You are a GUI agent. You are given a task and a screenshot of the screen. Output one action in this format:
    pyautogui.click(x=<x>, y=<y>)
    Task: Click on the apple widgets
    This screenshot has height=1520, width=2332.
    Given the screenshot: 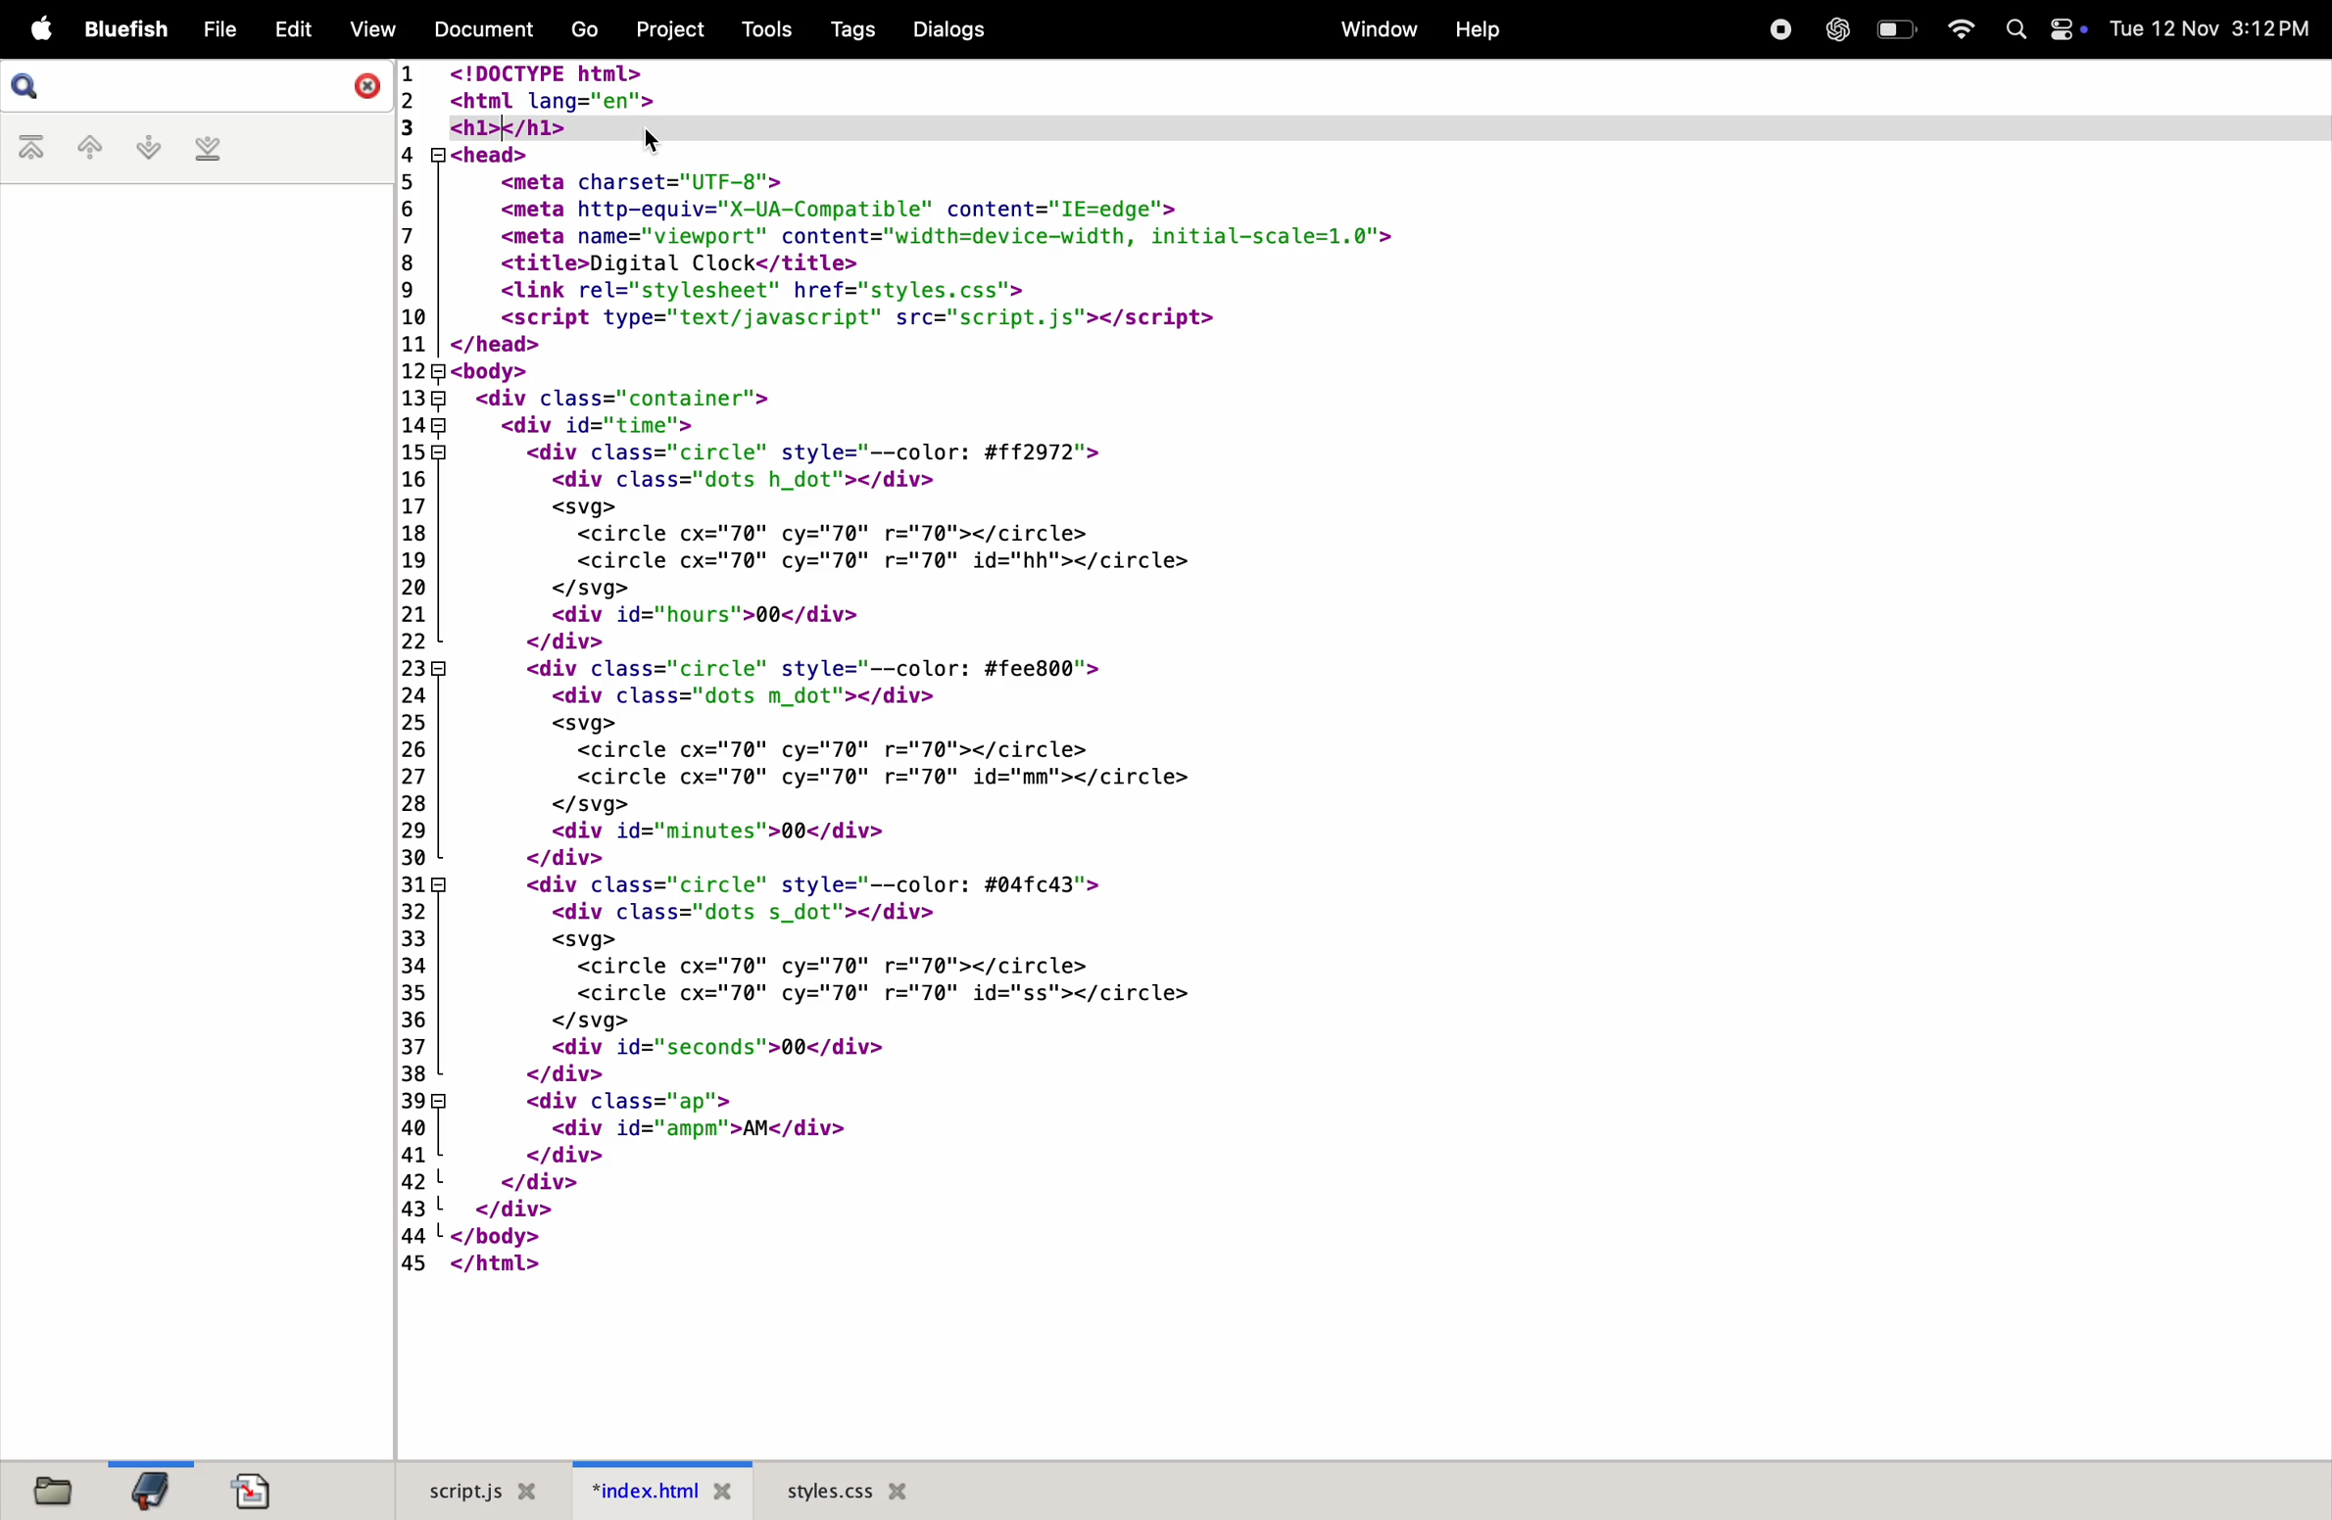 What is the action you would take?
    pyautogui.click(x=2044, y=29)
    